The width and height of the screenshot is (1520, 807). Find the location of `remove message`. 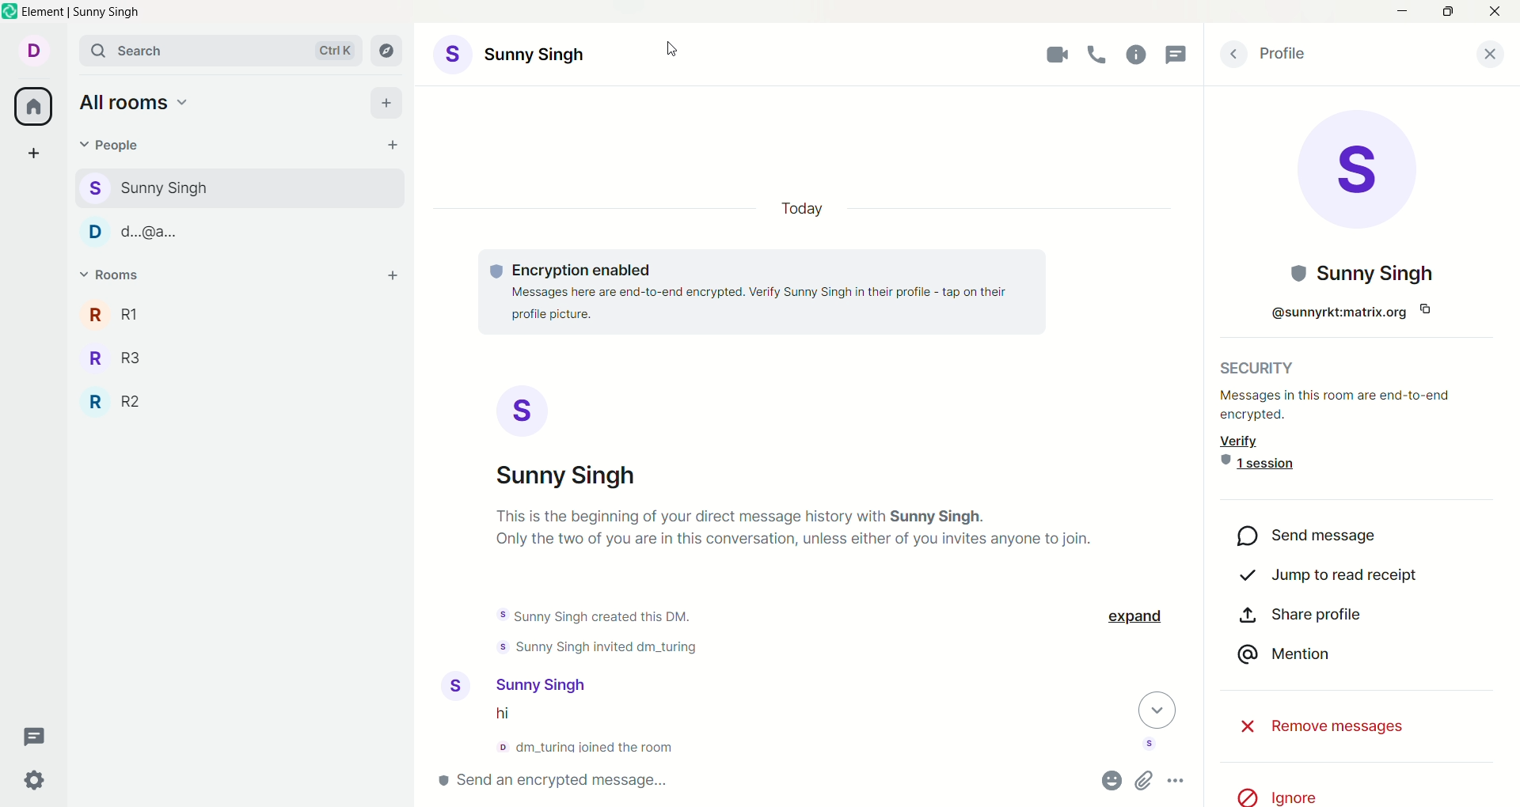

remove message is located at coordinates (1313, 724).